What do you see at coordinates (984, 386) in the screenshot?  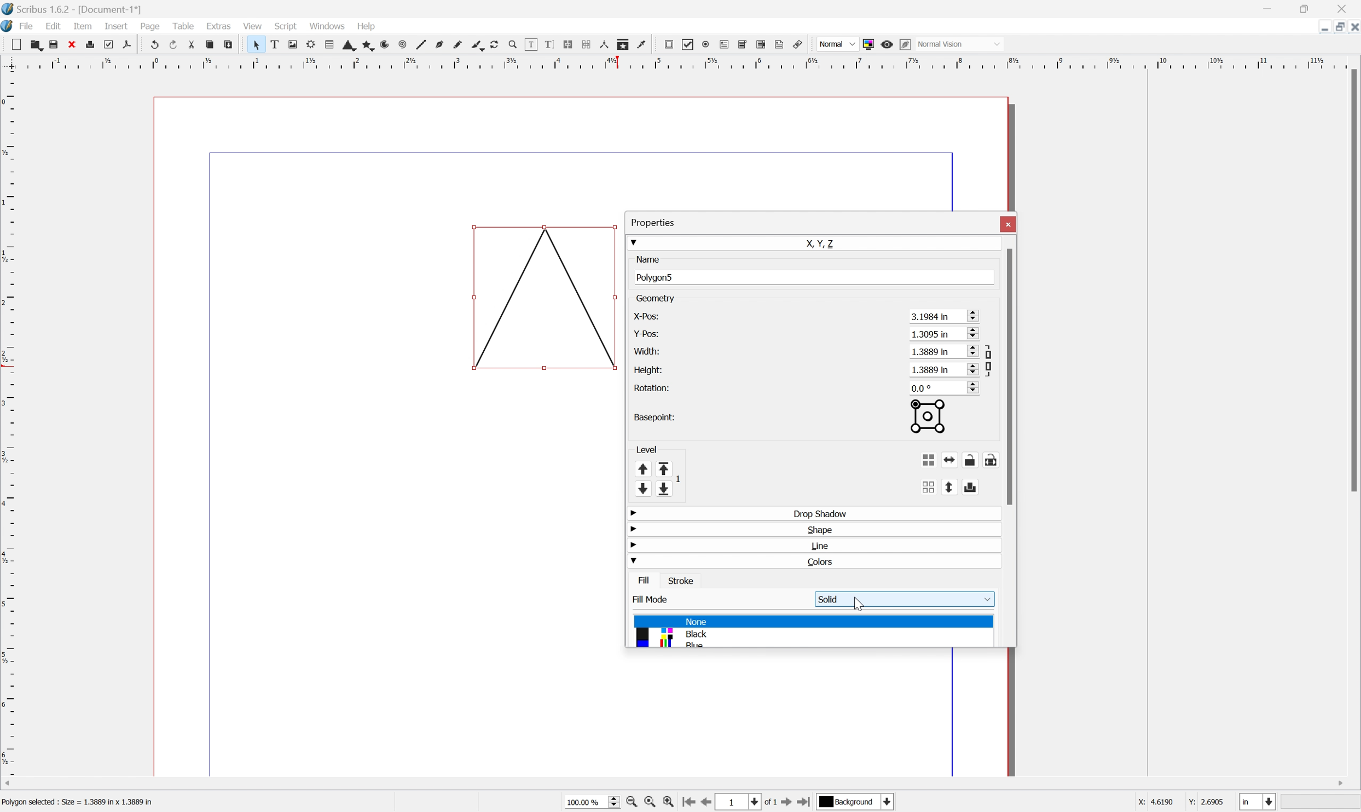 I see `Scroll` at bounding box center [984, 386].